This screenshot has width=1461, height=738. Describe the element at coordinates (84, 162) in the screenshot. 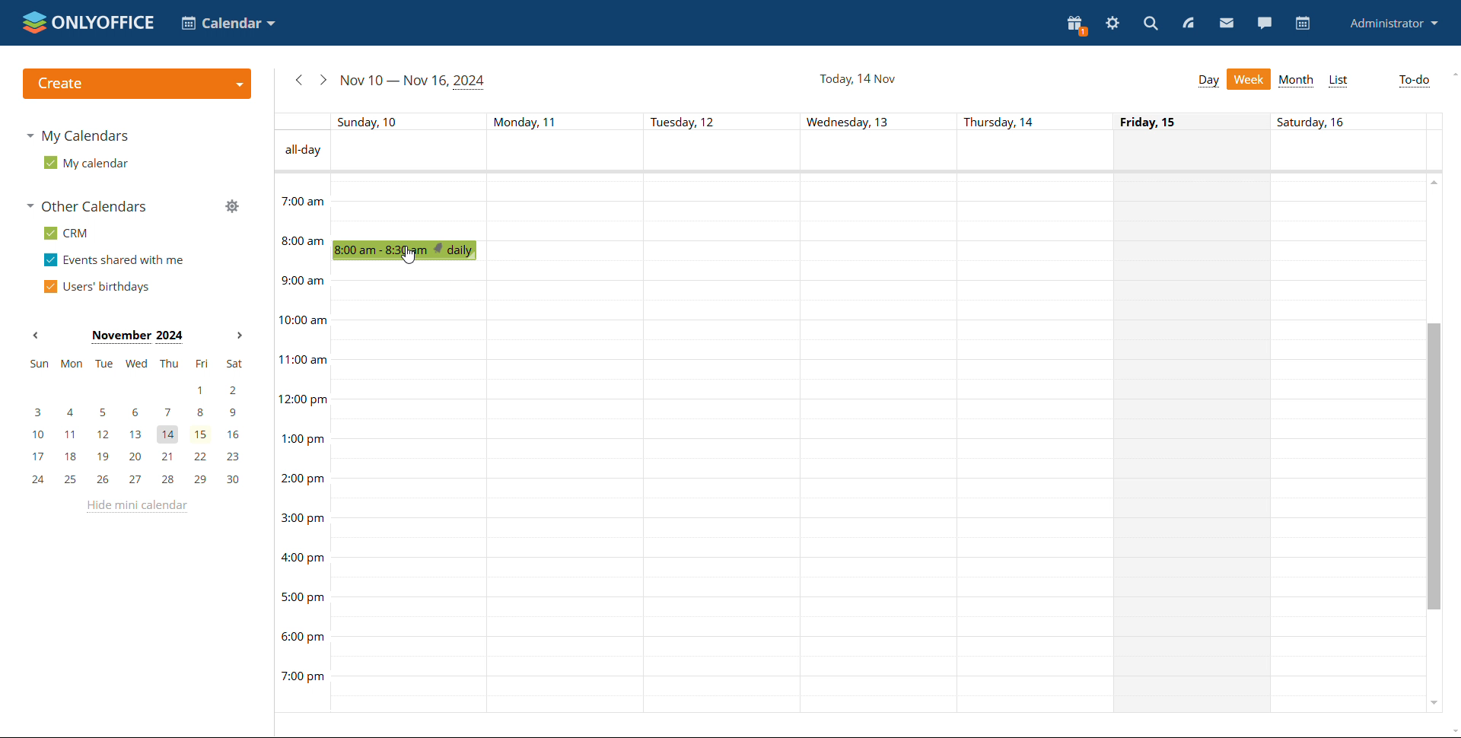

I see `my calendar` at that location.